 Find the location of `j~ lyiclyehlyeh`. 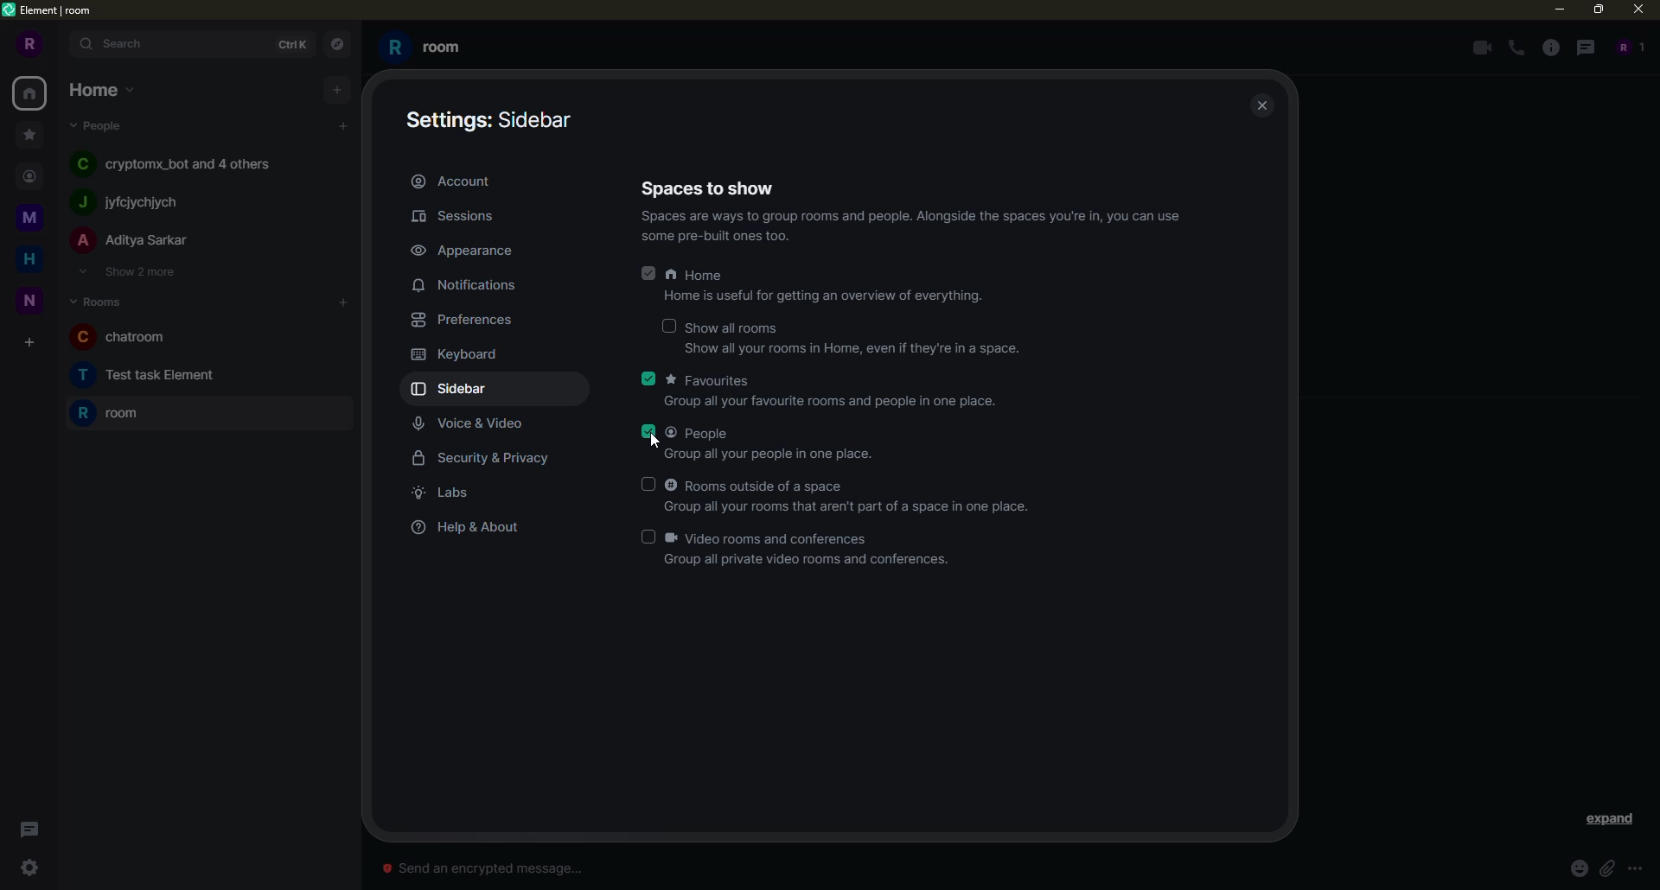

j~ lyiclyehlyeh is located at coordinates (164, 203).